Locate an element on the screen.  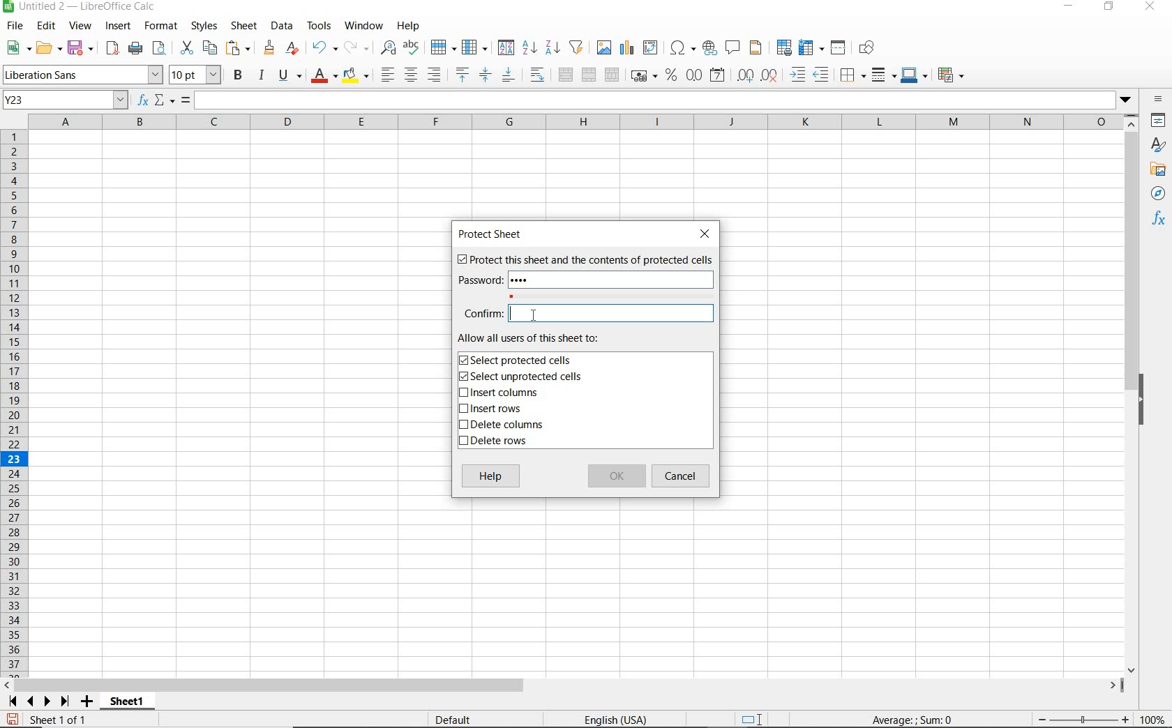
PASSWORD ADDED is located at coordinates (524, 280).